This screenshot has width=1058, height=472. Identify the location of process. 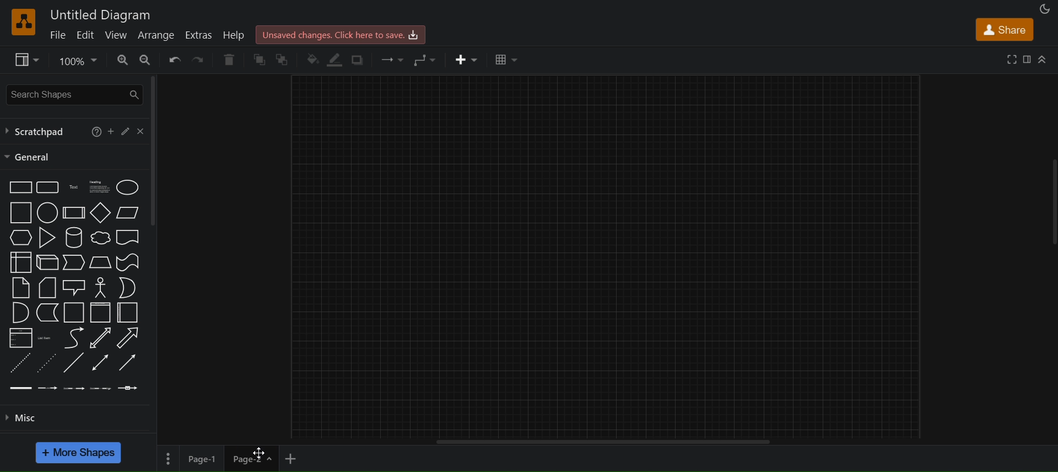
(72, 213).